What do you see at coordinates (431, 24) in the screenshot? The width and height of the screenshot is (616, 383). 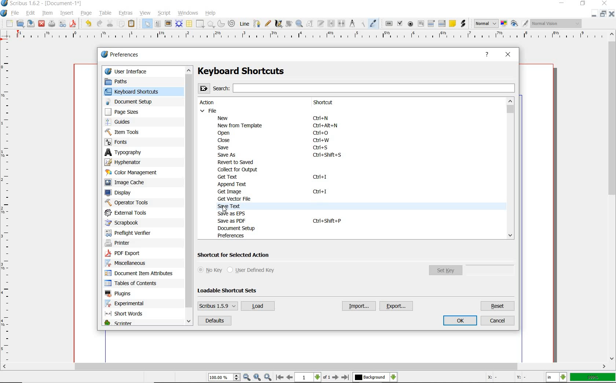 I see `pdf combo box` at bounding box center [431, 24].